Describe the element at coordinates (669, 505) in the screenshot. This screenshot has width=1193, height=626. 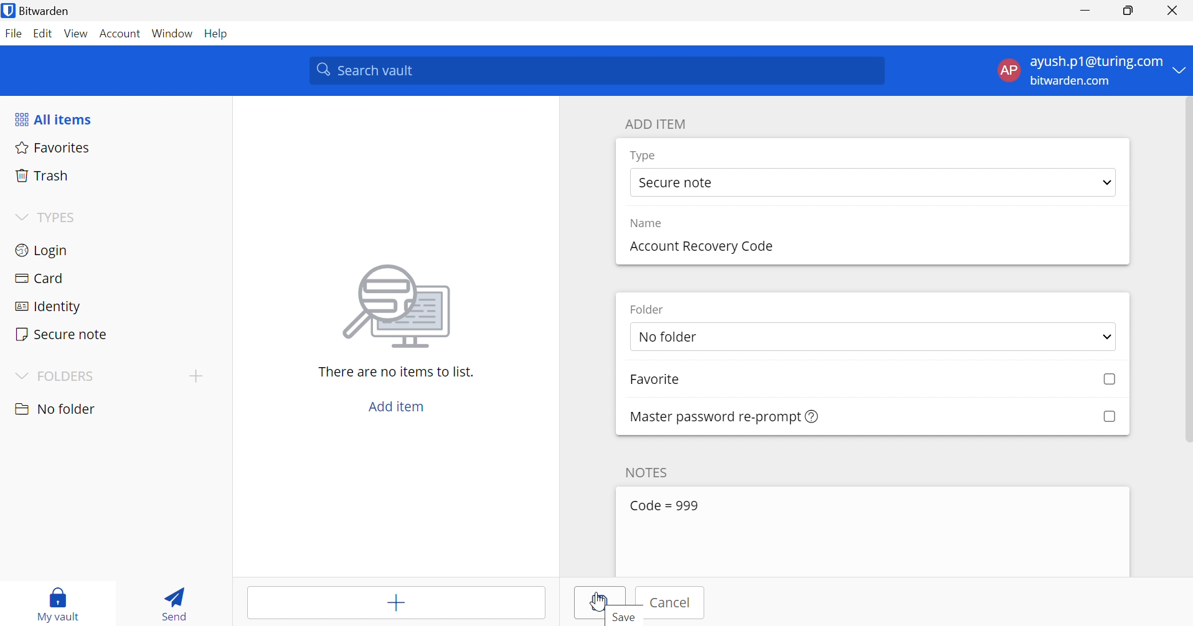
I see `Code = 999` at that location.